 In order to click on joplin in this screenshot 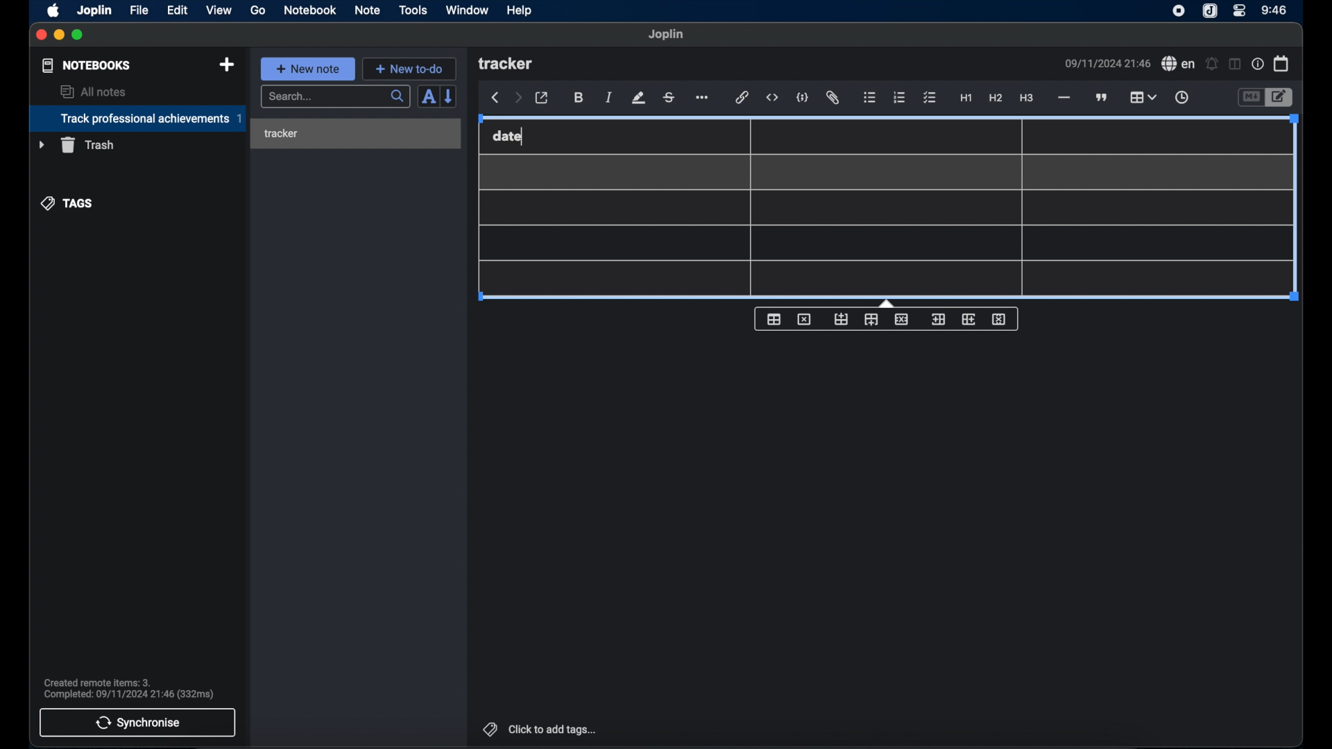, I will do `click(1210, 12)`.